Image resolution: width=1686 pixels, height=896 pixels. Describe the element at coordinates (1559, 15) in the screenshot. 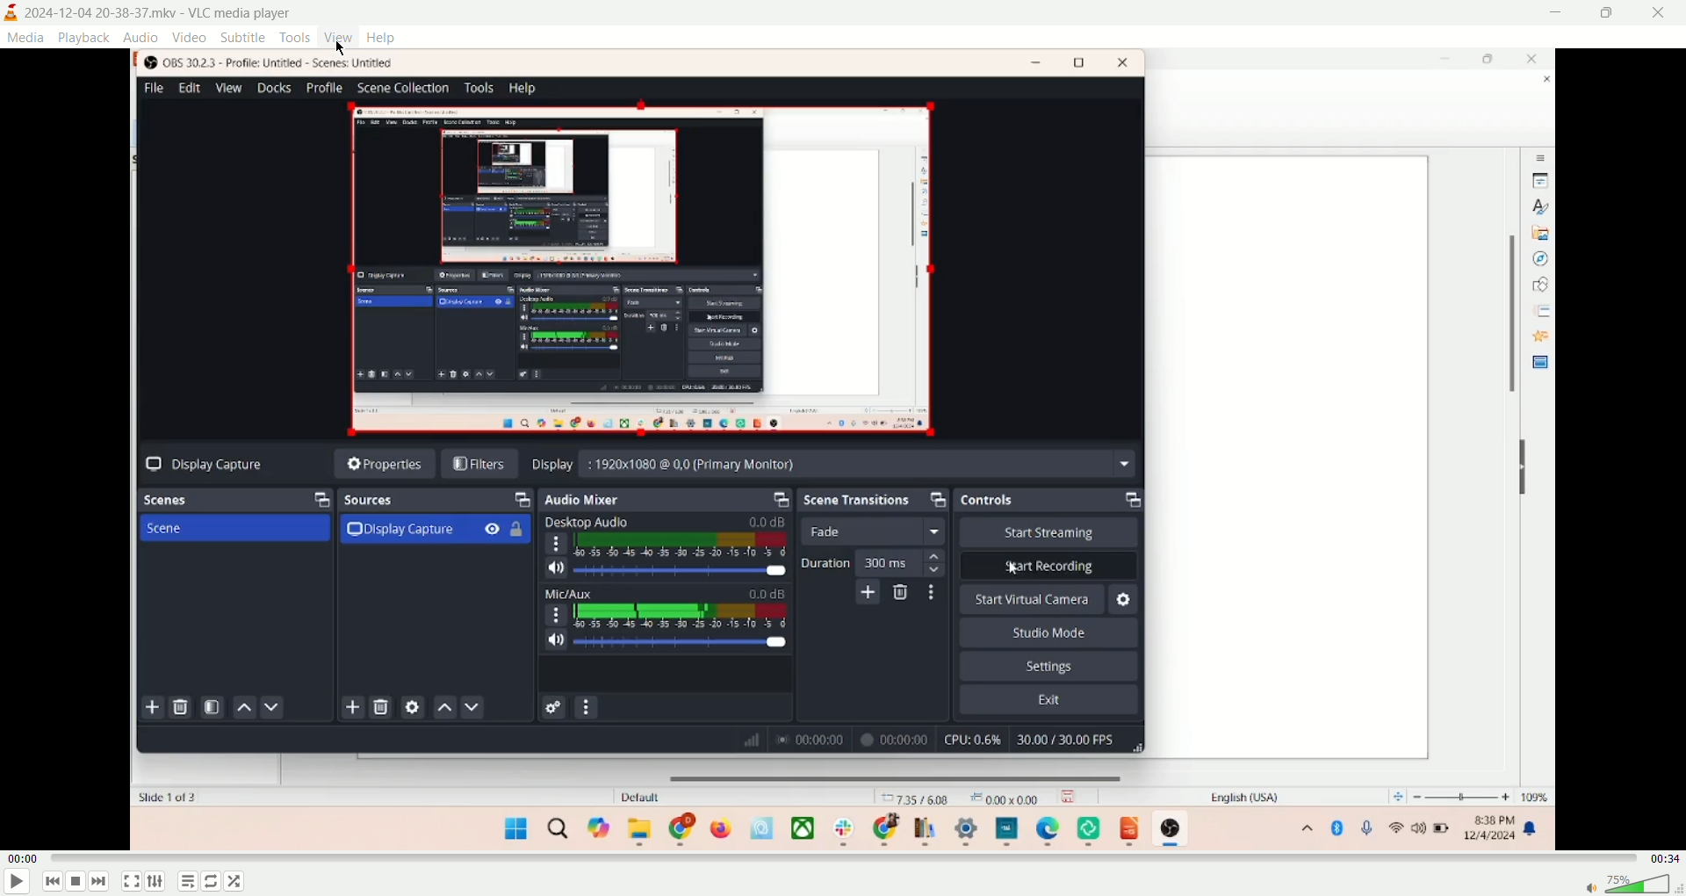

I see `minimize` at that location.